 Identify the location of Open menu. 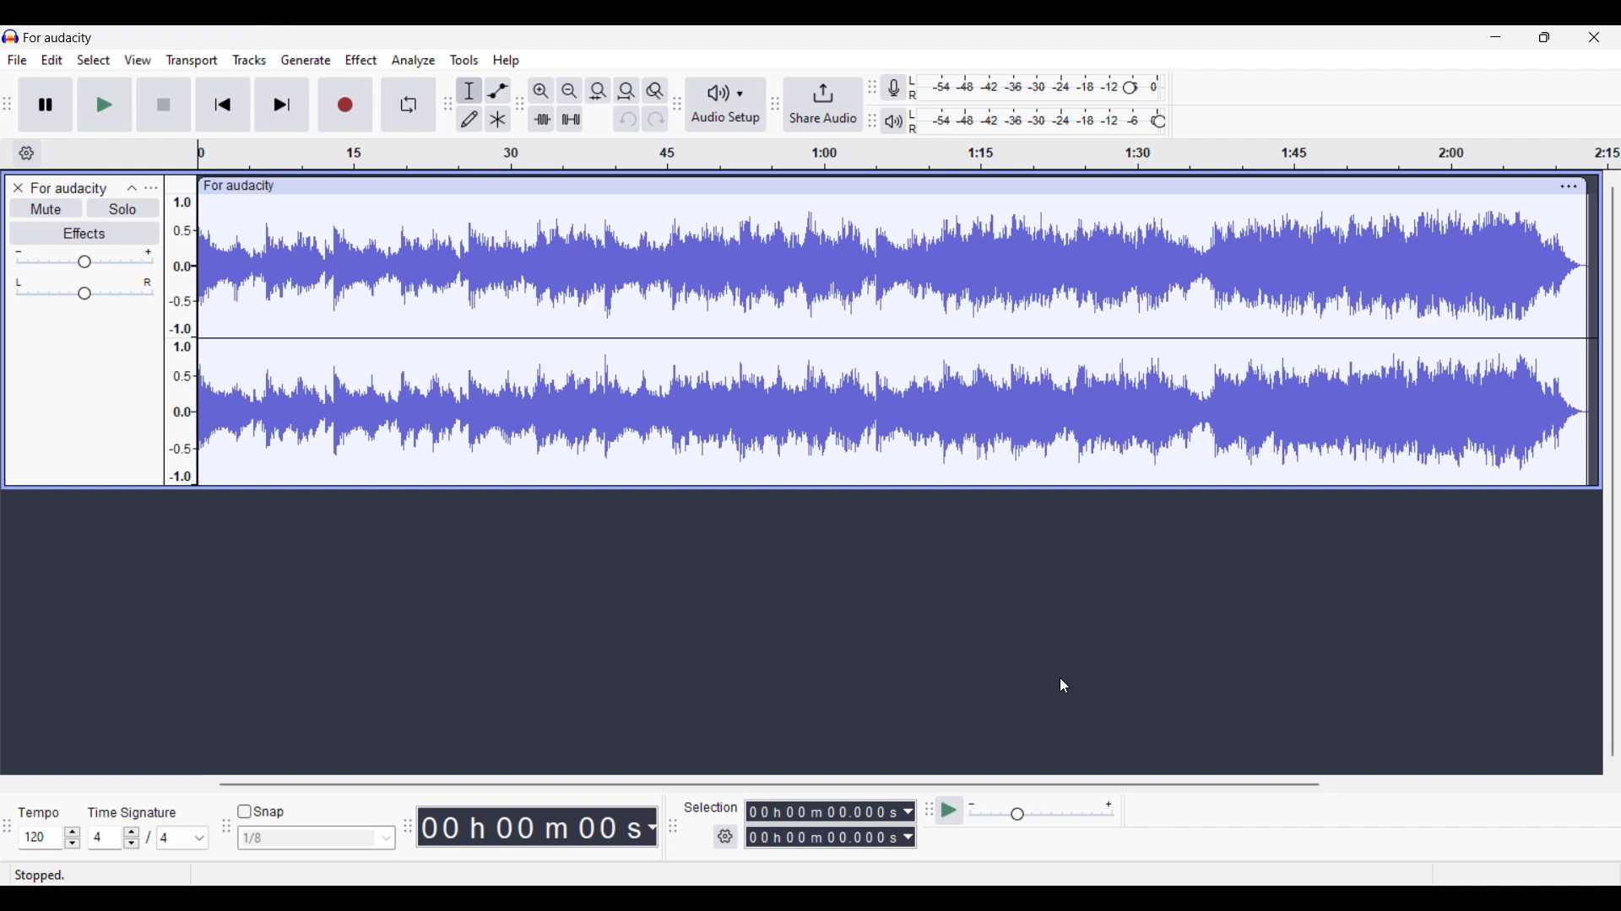
(151, 188).